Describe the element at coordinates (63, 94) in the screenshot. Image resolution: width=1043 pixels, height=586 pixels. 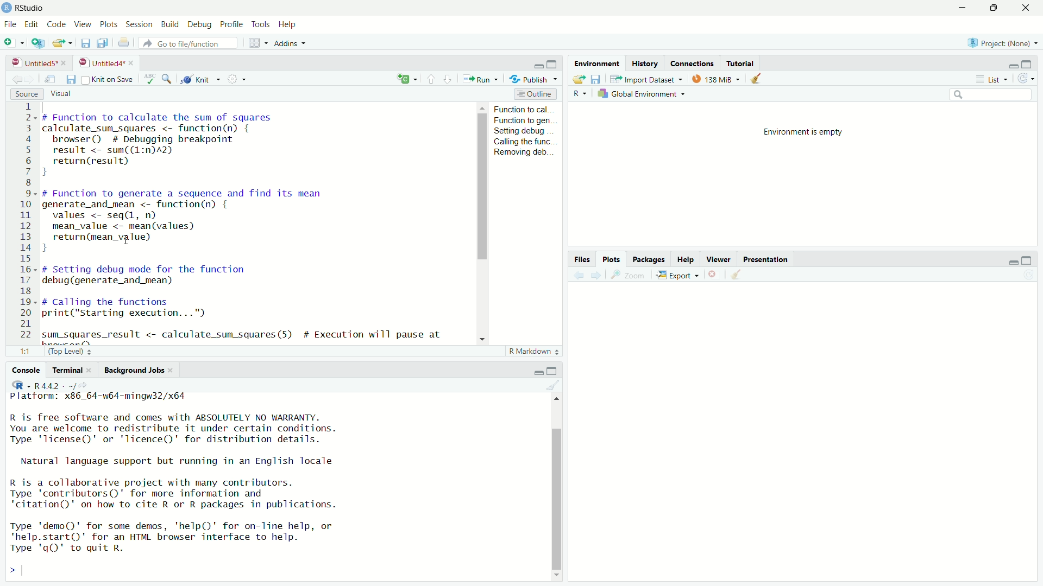
I see `visual` at that location.